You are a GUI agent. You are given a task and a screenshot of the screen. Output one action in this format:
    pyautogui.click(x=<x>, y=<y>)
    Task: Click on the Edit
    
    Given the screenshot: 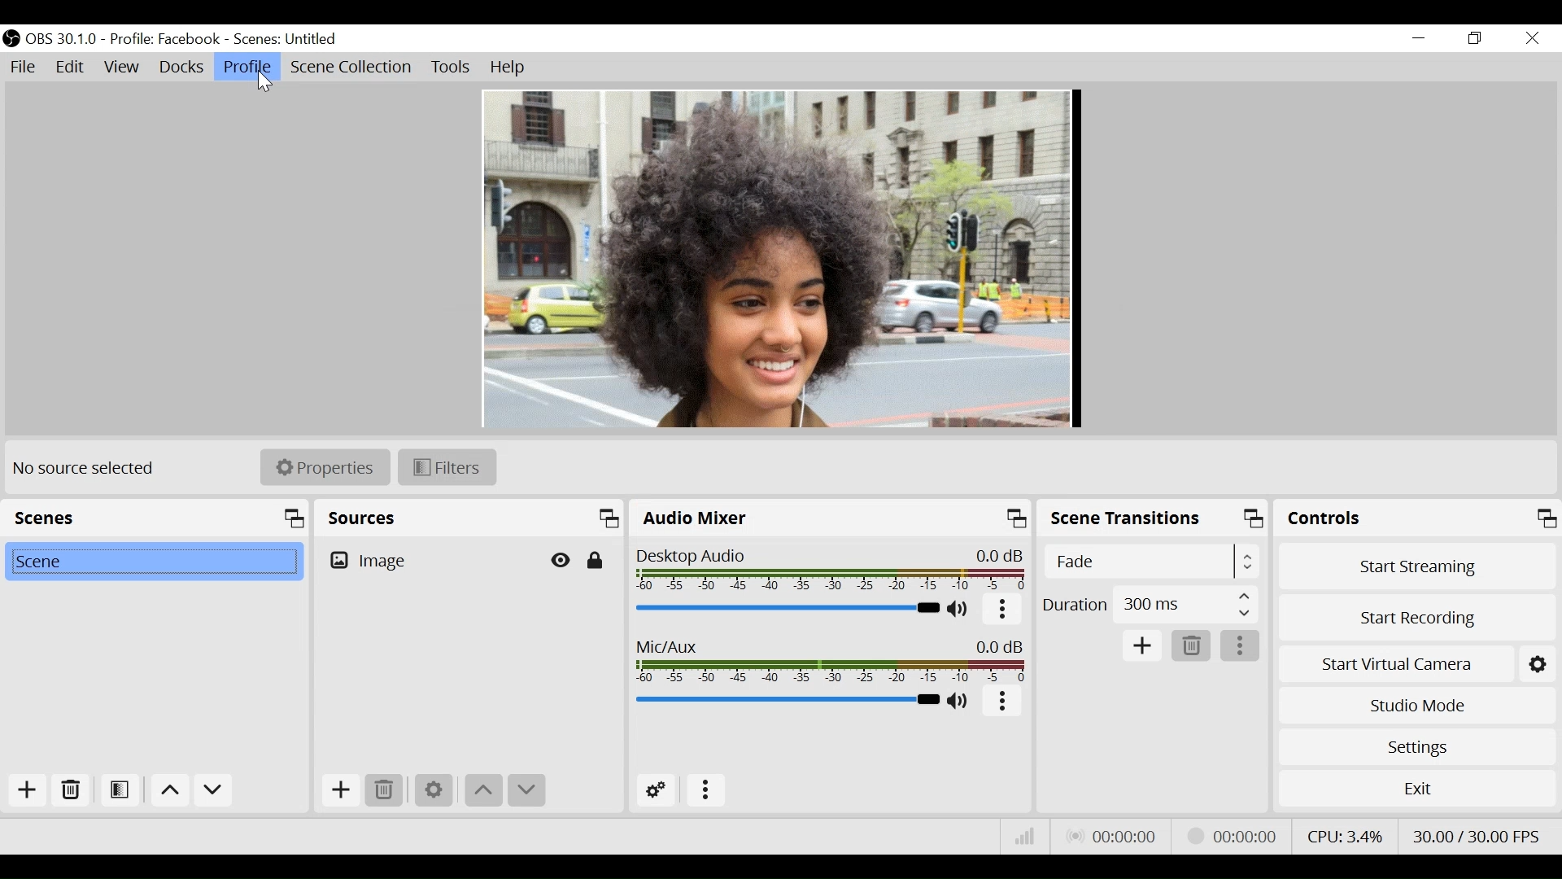 What is the action you would take?
    pyautogui.click(x=72, y=68)
    